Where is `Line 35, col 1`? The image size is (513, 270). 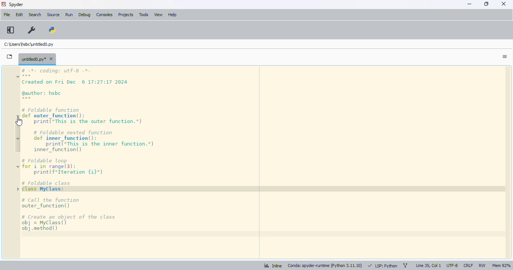 Line 35, col 1 is located at coordinates (429, 266).